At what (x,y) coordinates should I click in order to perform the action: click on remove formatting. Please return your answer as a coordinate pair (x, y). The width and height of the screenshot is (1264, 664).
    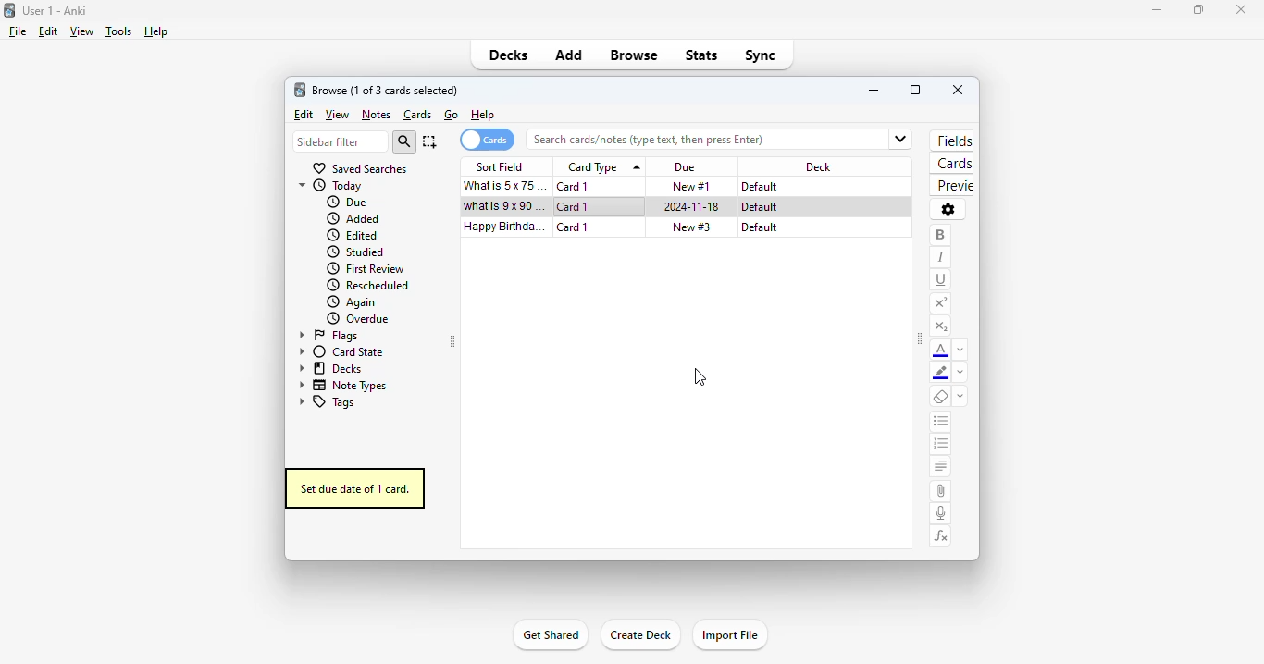
    Looking at the image, I should click on (941, 397).